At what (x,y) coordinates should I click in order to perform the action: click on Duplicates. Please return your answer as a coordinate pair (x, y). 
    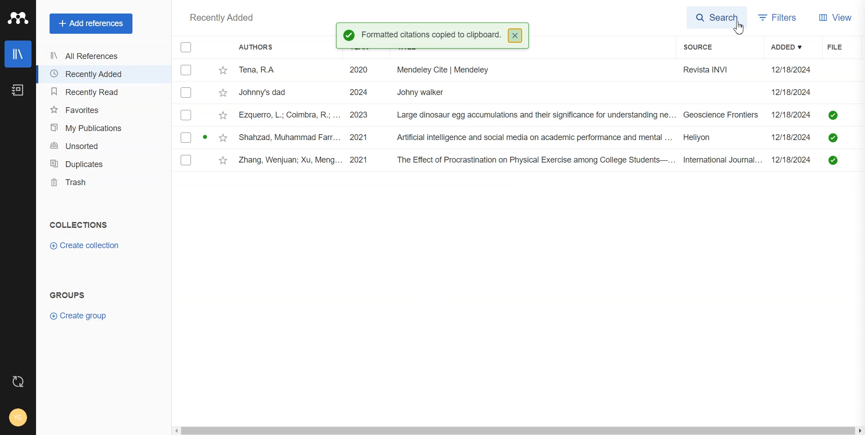
    Looking at the image, I should click on (104, 164).